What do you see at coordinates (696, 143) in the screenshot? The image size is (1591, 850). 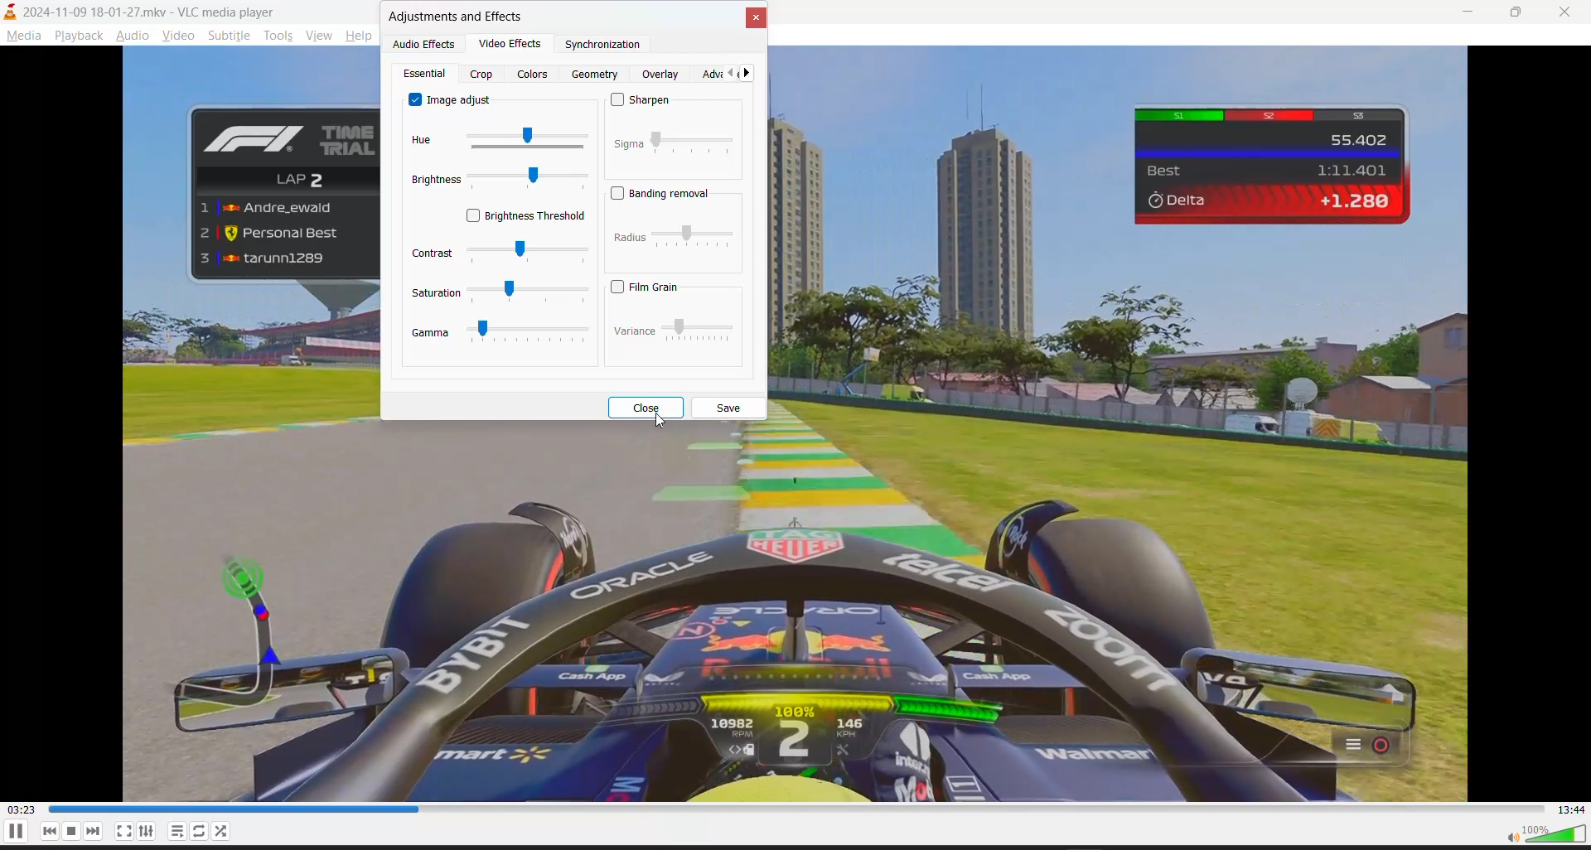 I see `sigma slider` at bounding box center [696, 143].